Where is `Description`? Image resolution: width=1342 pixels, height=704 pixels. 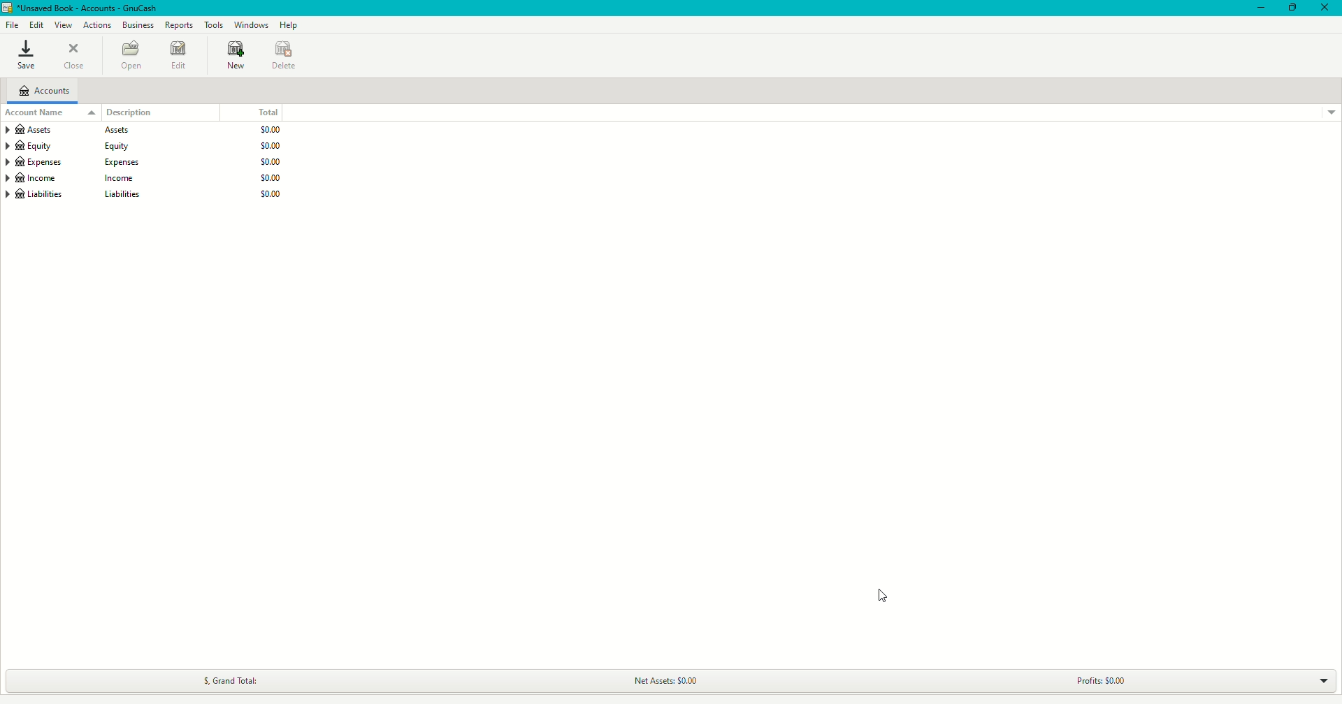 Description is located at coordinates (122, 111).